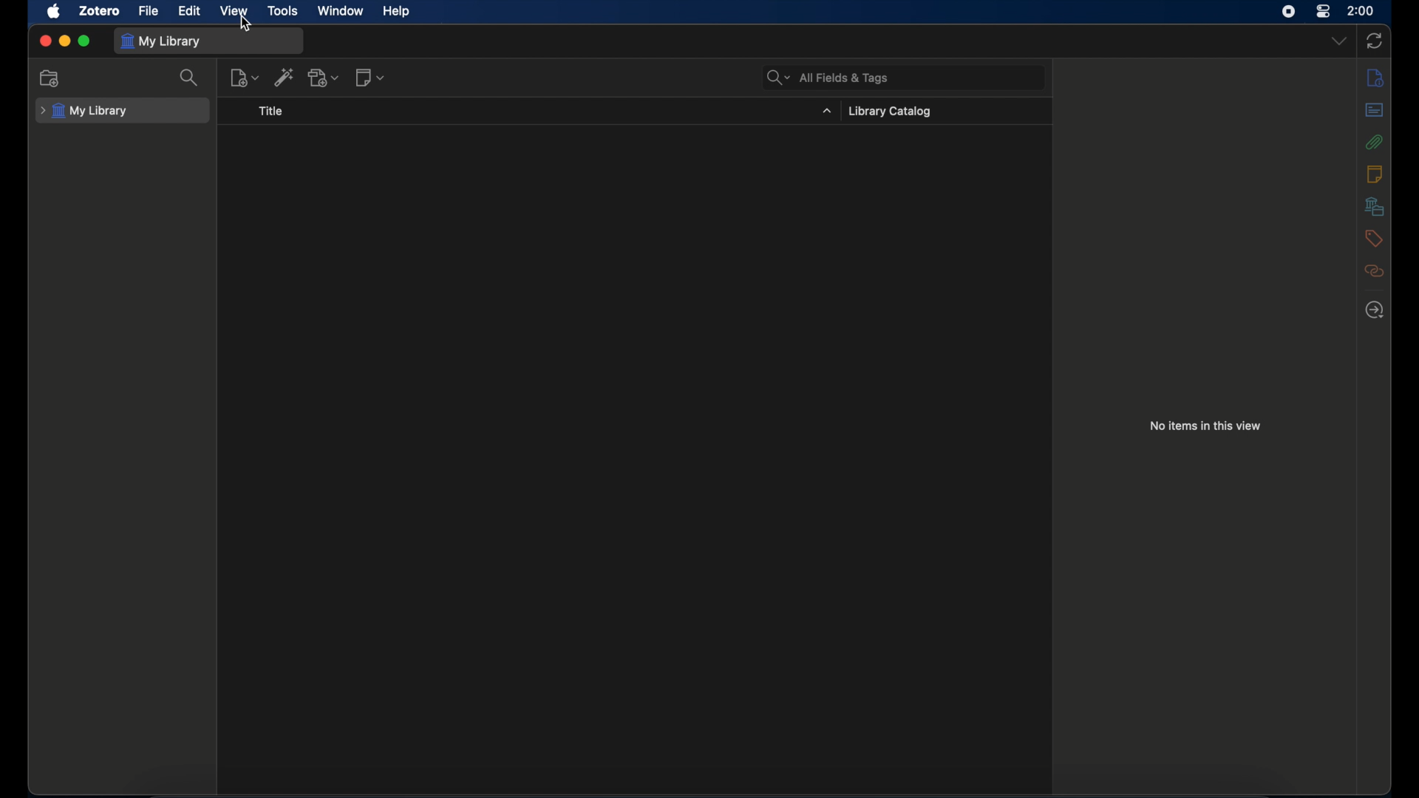  Describe the element at coordinates (398, 12) in the screenshot. I see `help` at that location.